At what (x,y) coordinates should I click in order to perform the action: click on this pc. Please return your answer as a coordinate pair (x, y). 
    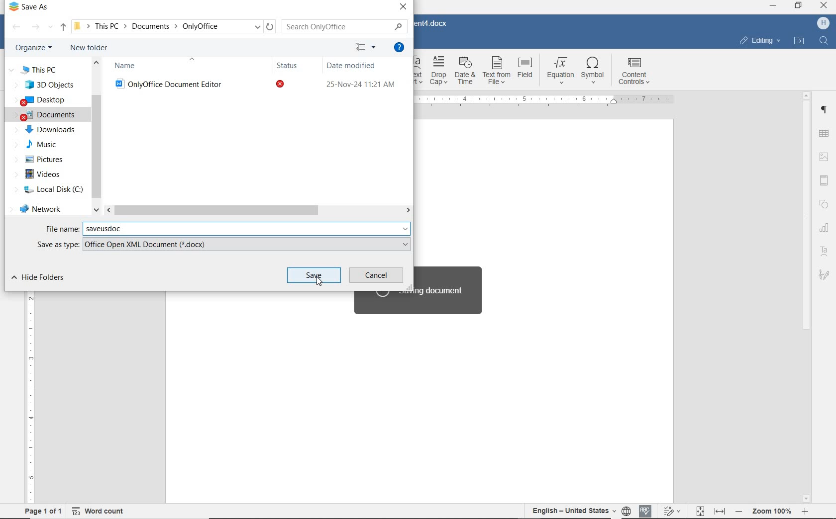
    Looking at the image, I should click on (38, 69).